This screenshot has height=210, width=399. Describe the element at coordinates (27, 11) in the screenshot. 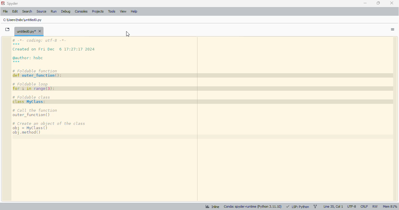

I see `search` at that location.